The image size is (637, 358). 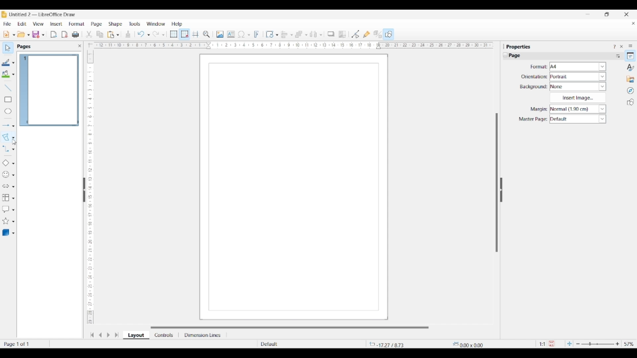 What do you see at coordinates (13, 175) in the screenshot?
I see `Symbol shape options` at bounding box center [13, 175].